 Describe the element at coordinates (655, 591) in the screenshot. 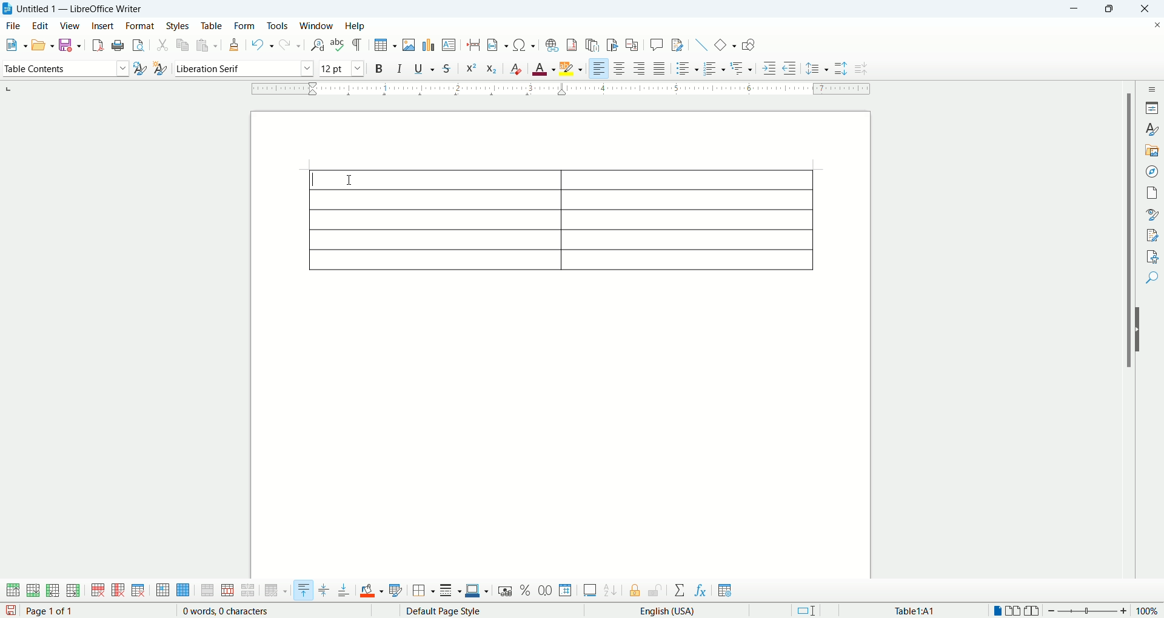

I see `unprotect cells` at that location.